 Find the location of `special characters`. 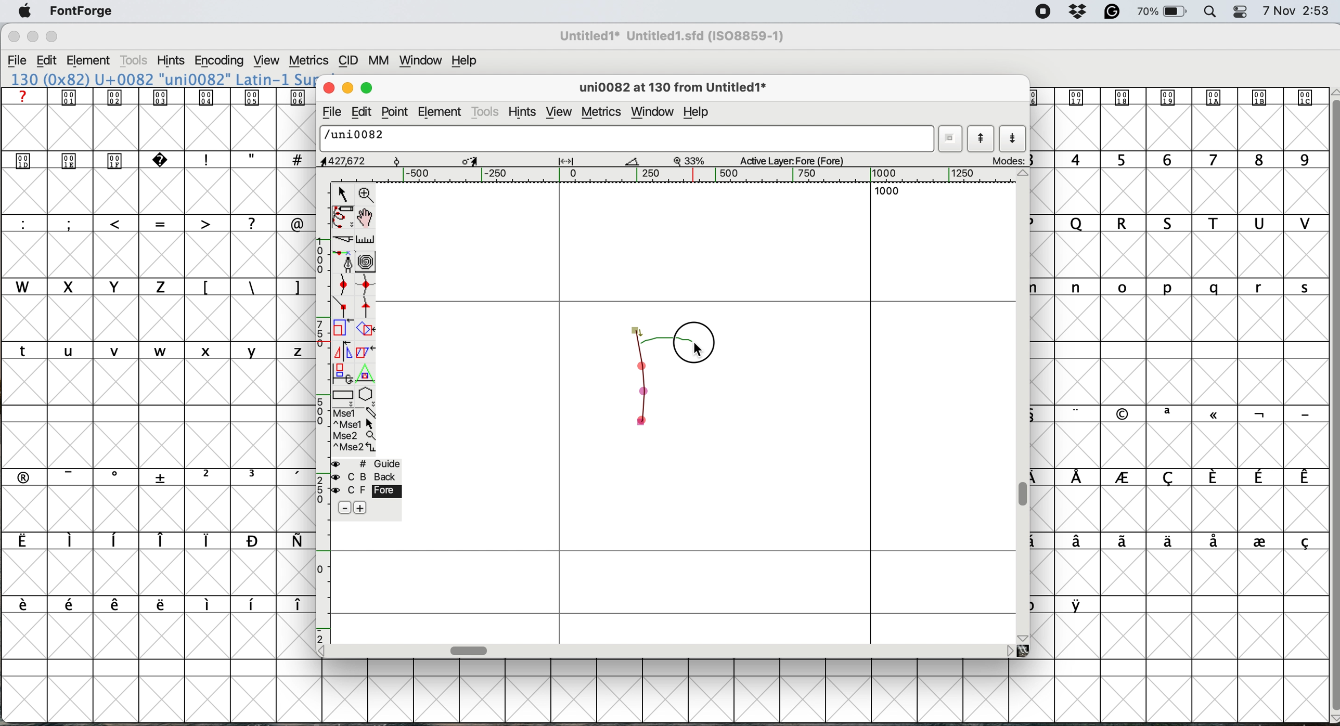

special characters is located at coordinates (1065, 604).